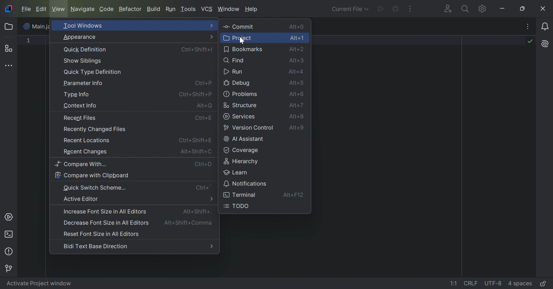 Image resolution: width=553 pixels, height=289 pixels. I want to click on Project, so click(238, 38).